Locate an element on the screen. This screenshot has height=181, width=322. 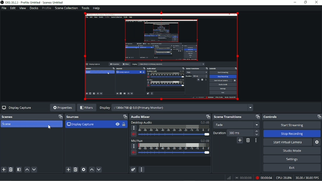
Start streaming is located at coordinates (292, 125).